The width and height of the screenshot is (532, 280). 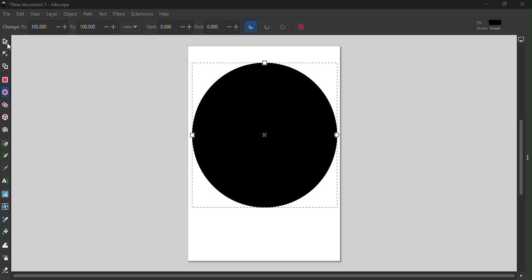 I want to click on Horizontal scroll bar, so click(x=269, y=275).